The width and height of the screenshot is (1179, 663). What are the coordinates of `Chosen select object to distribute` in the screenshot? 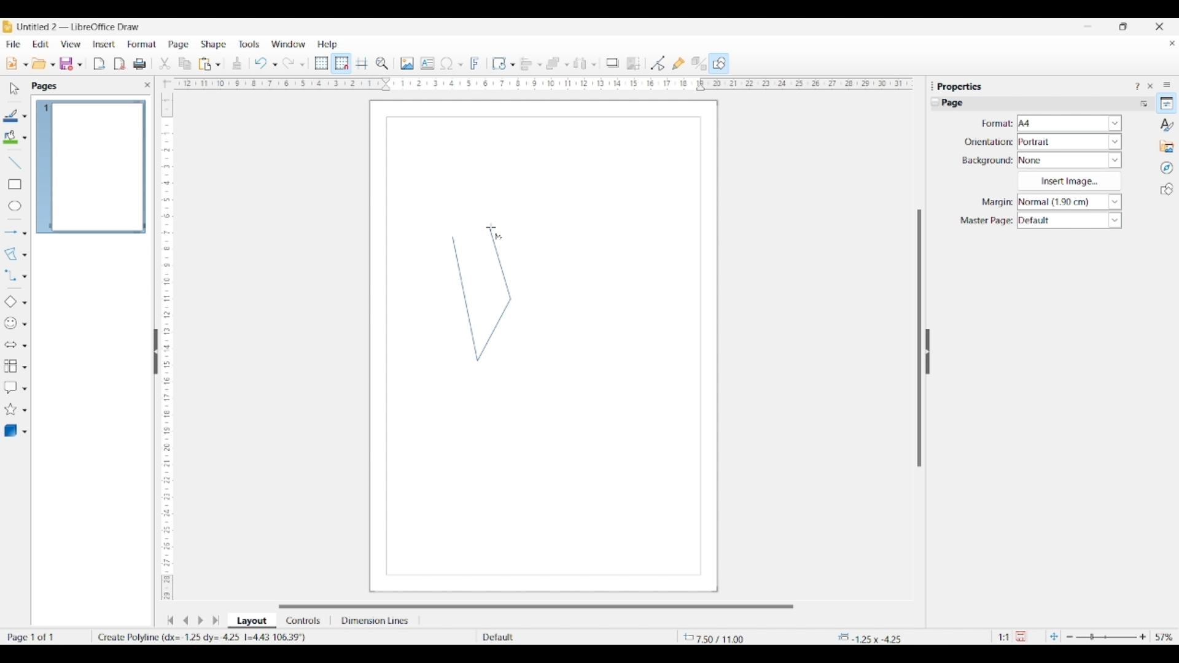 It's located at (580, 63).